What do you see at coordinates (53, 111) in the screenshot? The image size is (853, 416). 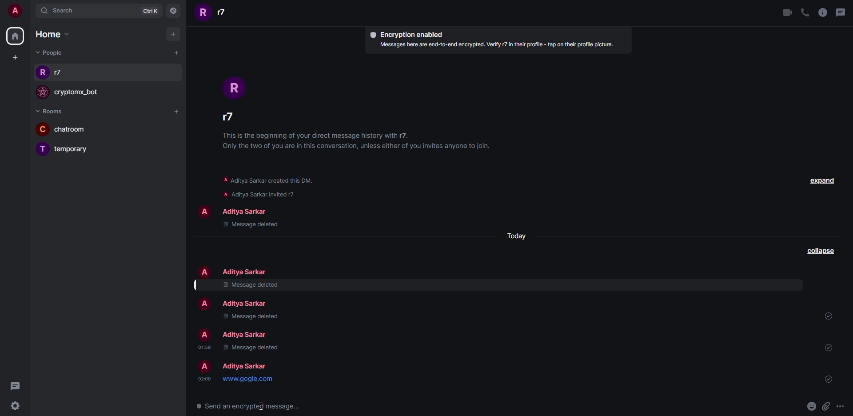 I see `rooms` at bounding box center [53, 111].